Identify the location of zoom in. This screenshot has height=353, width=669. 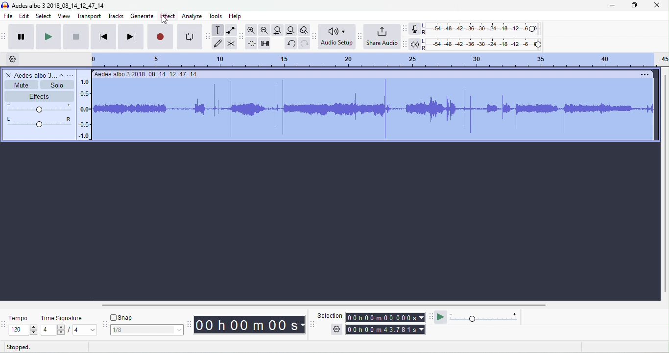
(251, 30).